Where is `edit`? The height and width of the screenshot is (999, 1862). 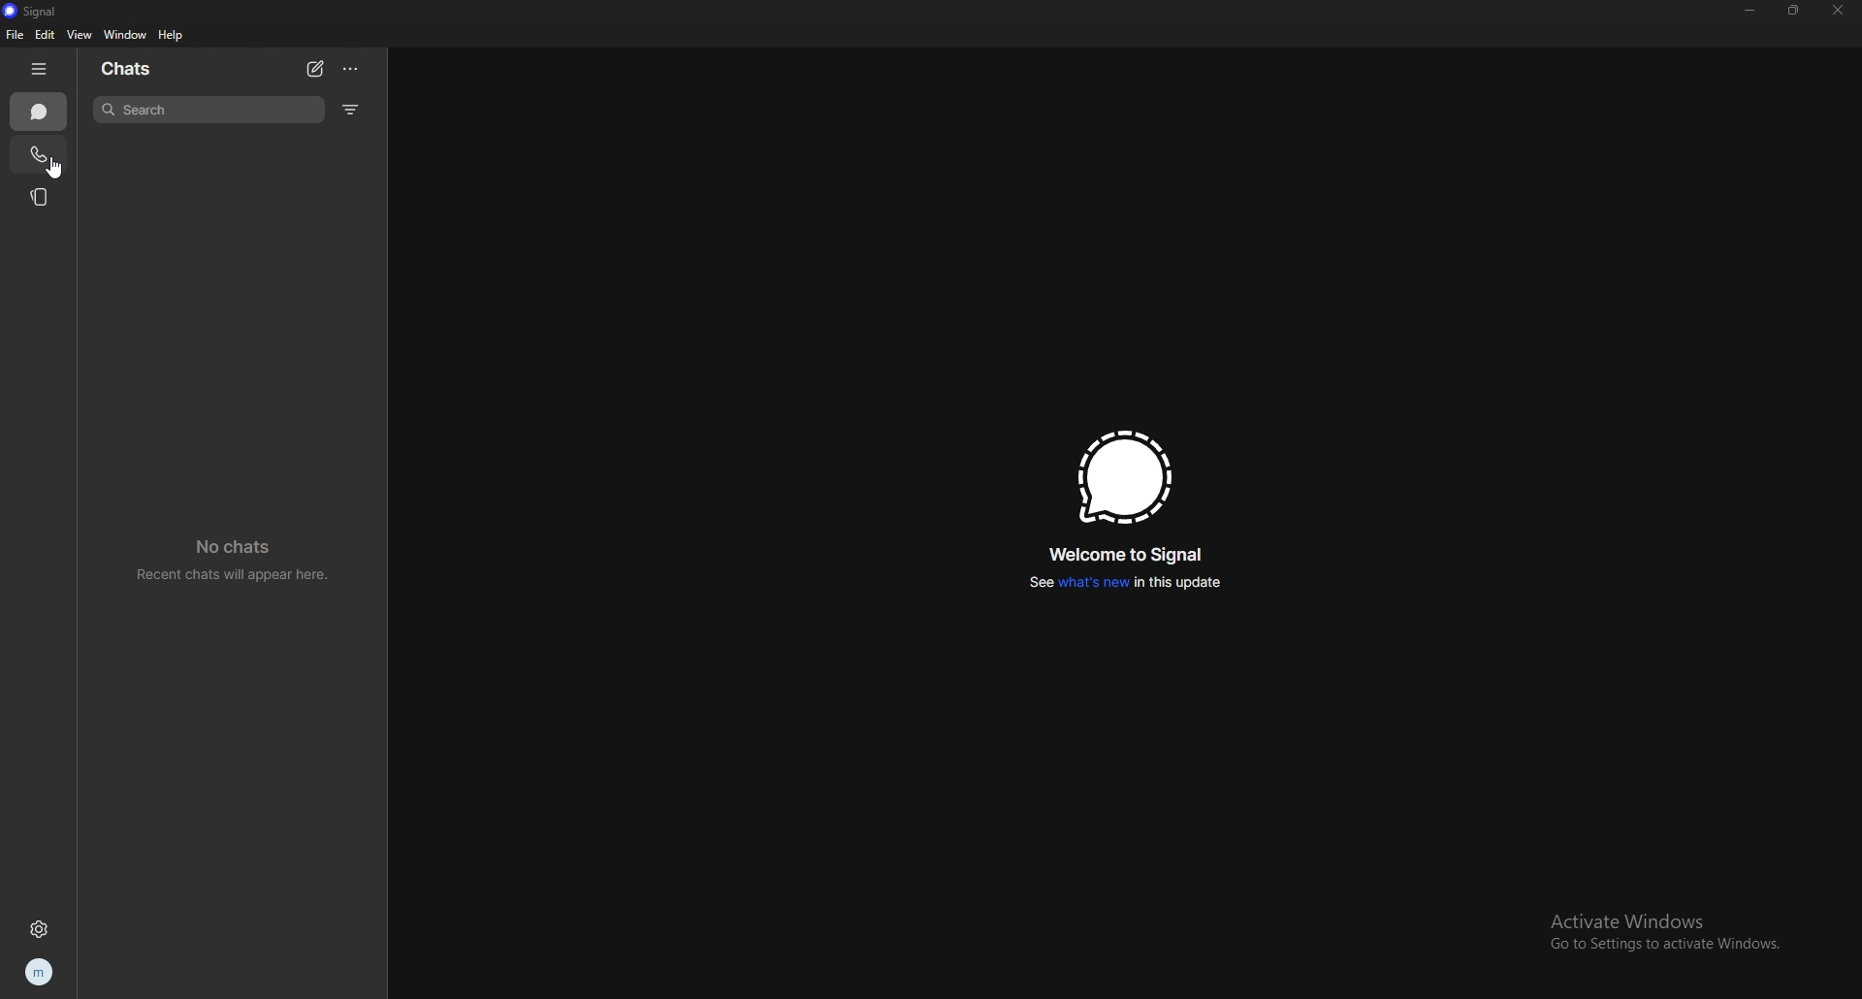
edit is located at coordinates (46, 35).